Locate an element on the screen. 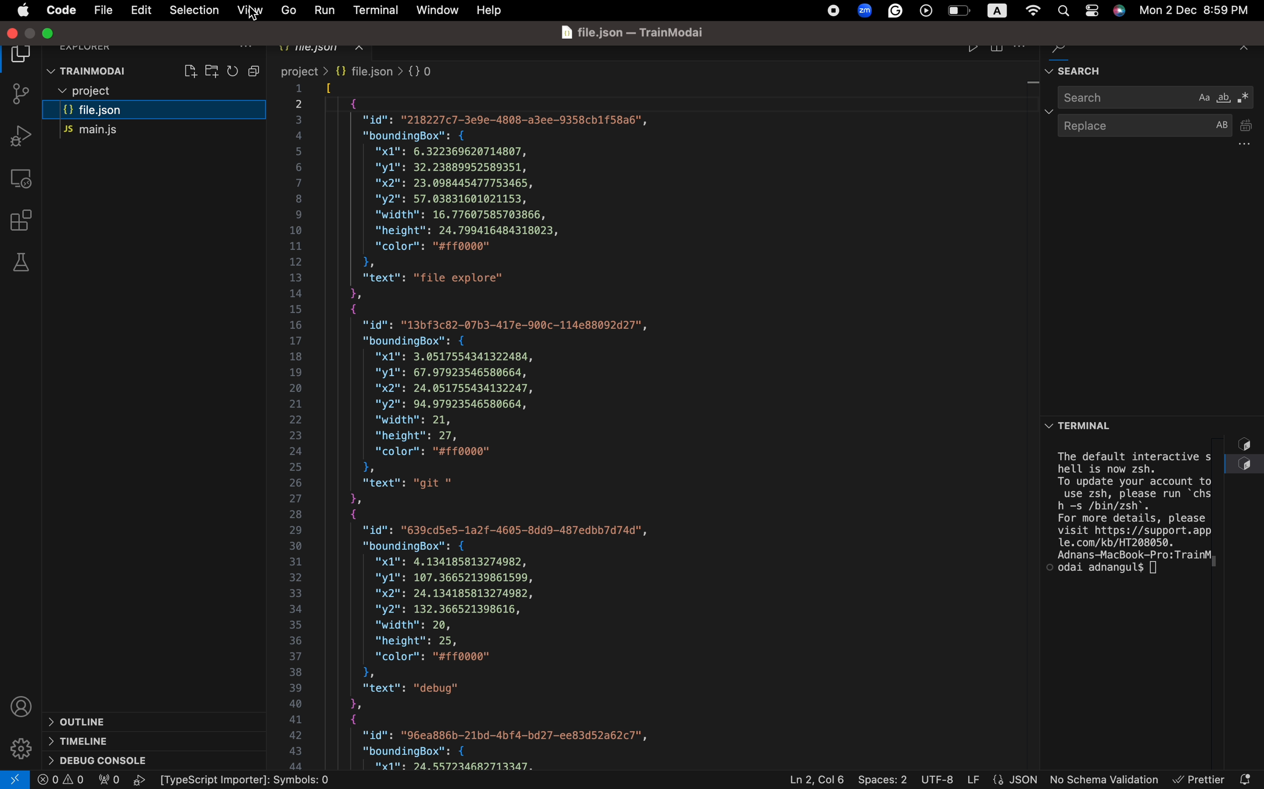  Settings is located at coordinates (20, 749).